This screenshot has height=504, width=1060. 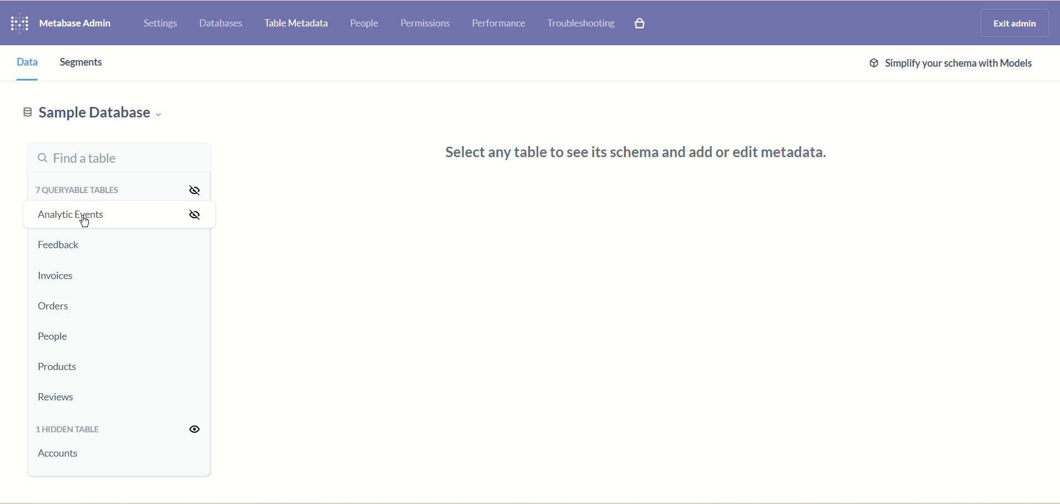 I want to click on Metabase admin, so click(x=80, y=24).